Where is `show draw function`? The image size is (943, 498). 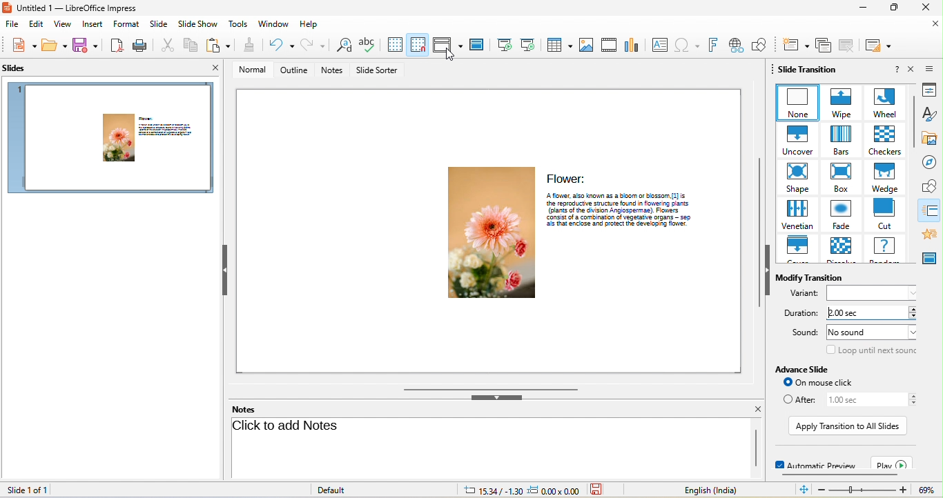 show draw function is located at coordinates (761, 44).